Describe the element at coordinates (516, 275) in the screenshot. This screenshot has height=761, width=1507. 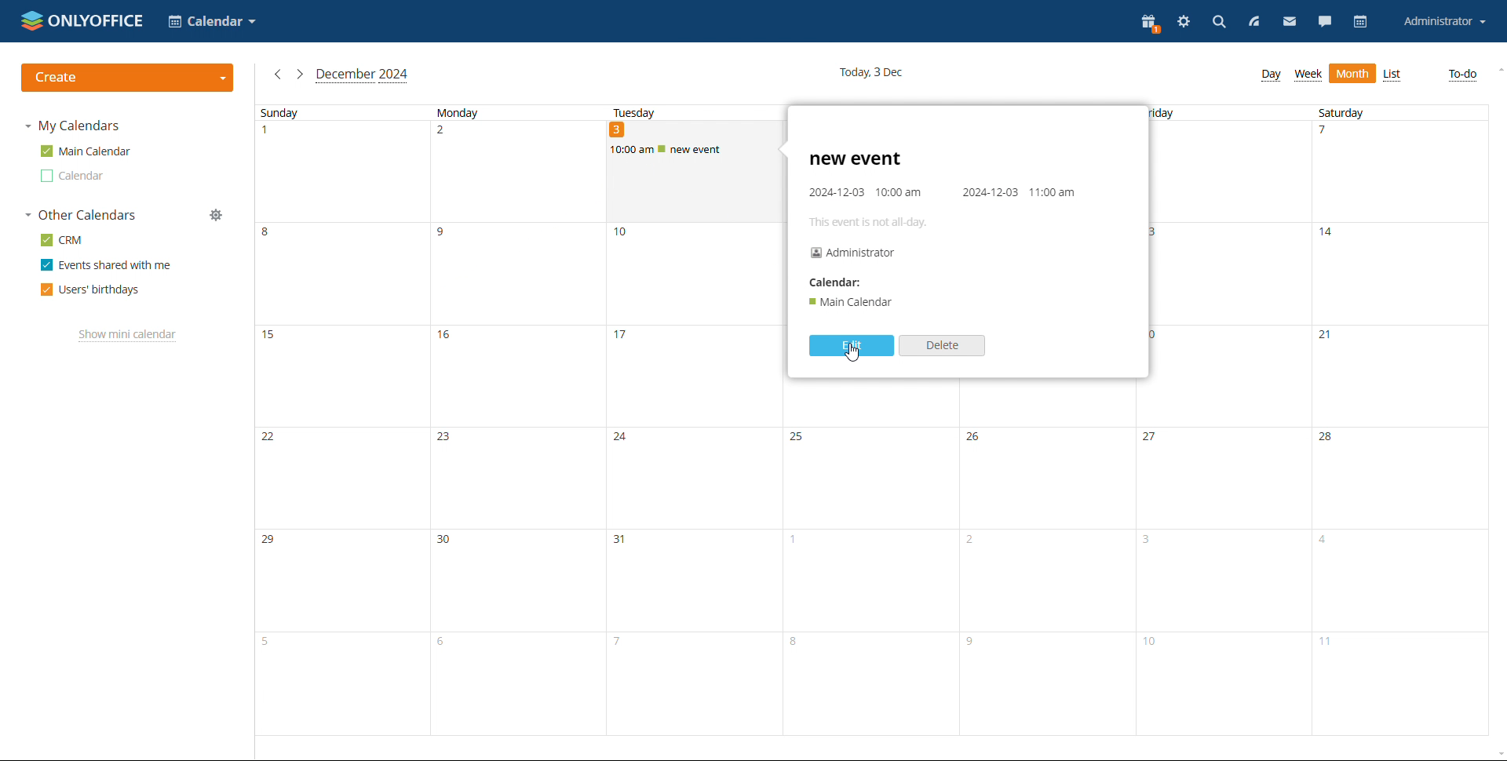
I see `9` at that location.